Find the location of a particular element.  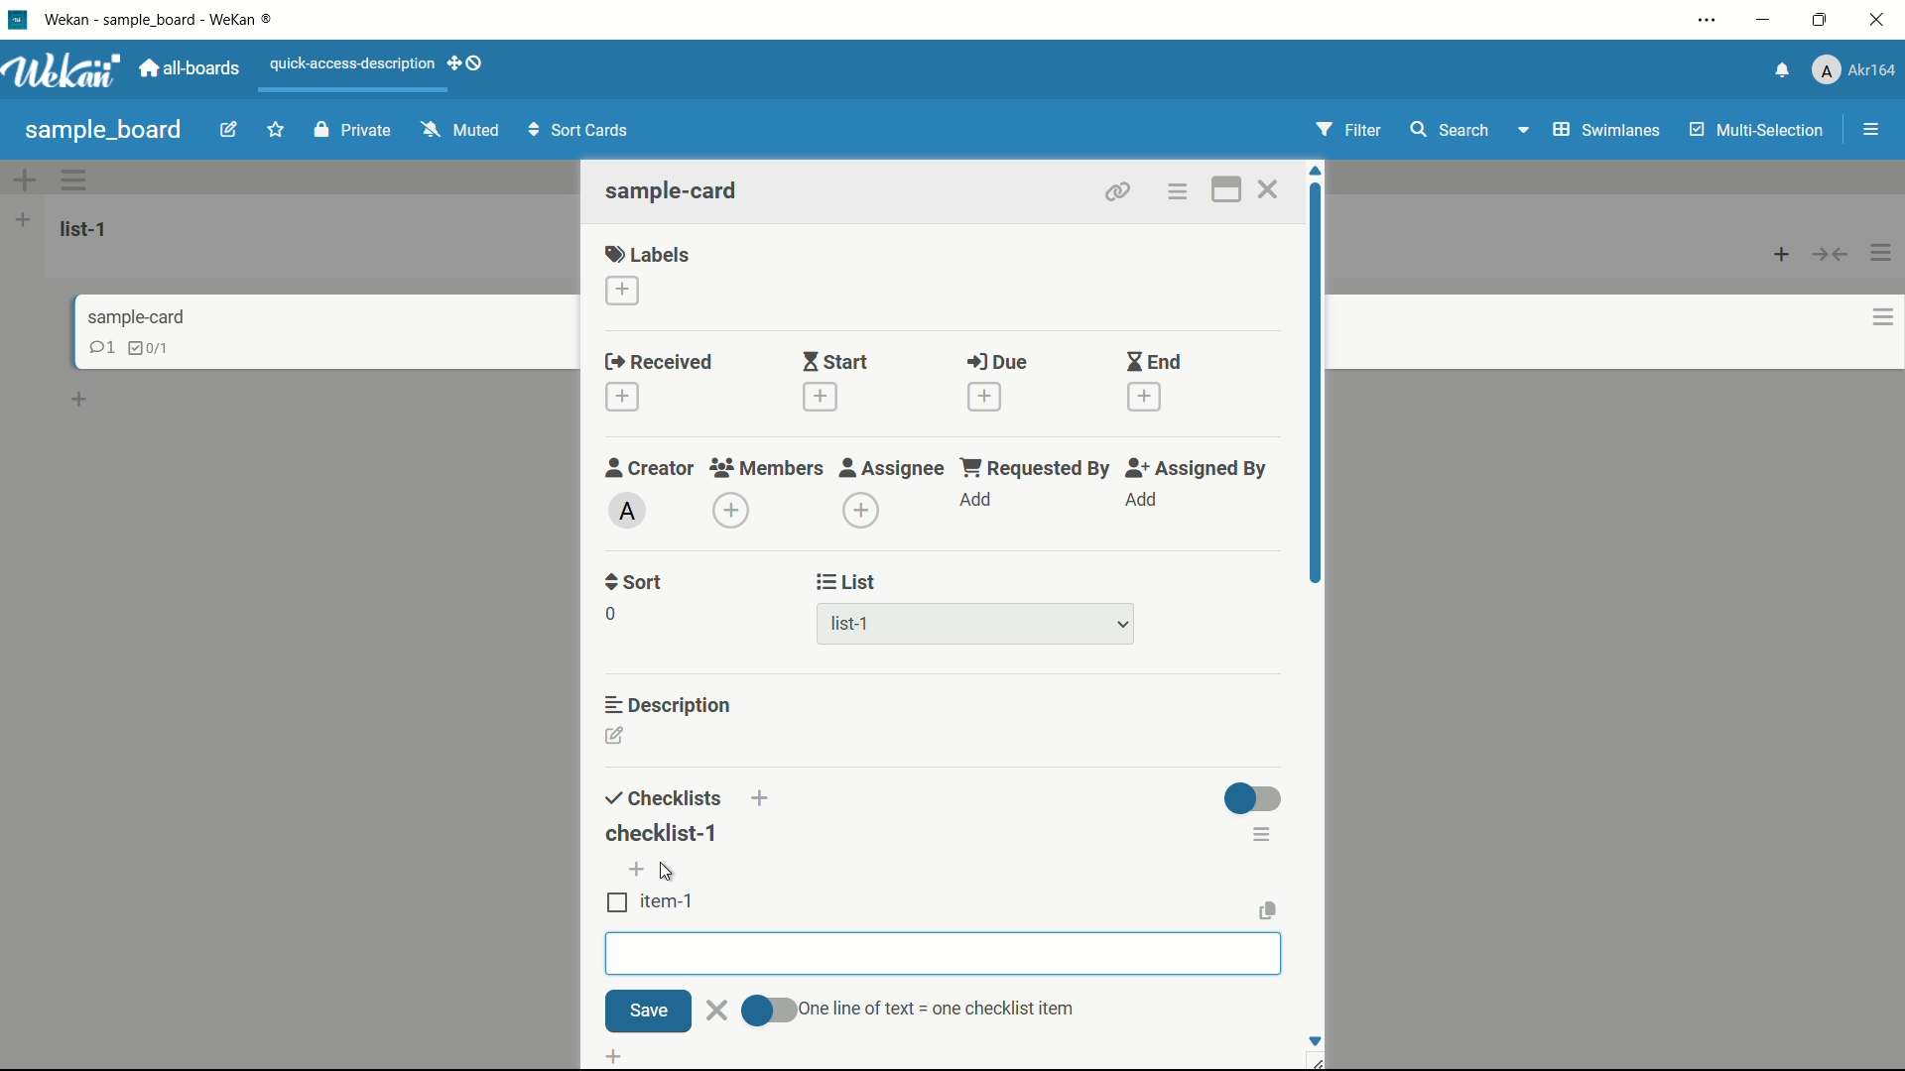

checklist is located at coordinates (152, 346).